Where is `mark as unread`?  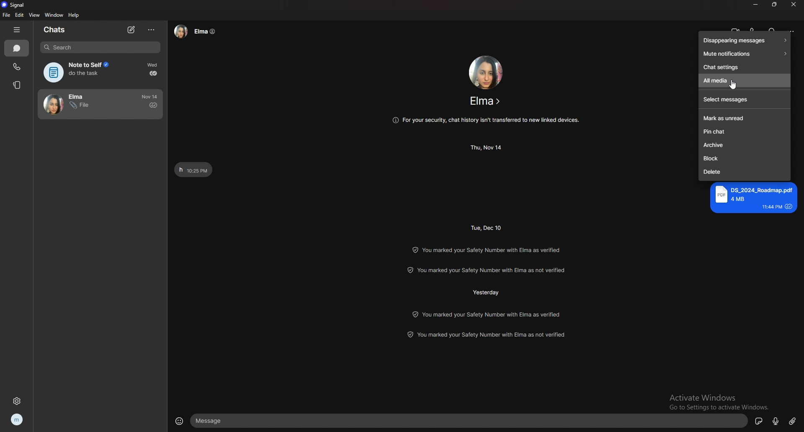 mark as unread is located at coordinates (745, 118).